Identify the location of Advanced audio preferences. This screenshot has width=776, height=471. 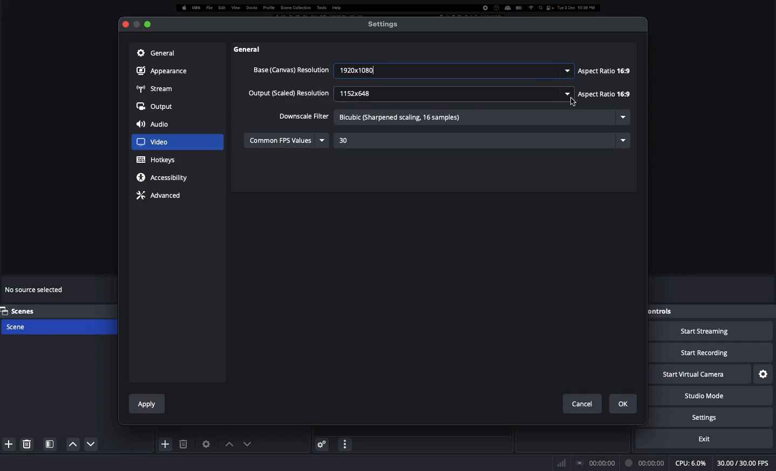
(322, 444).